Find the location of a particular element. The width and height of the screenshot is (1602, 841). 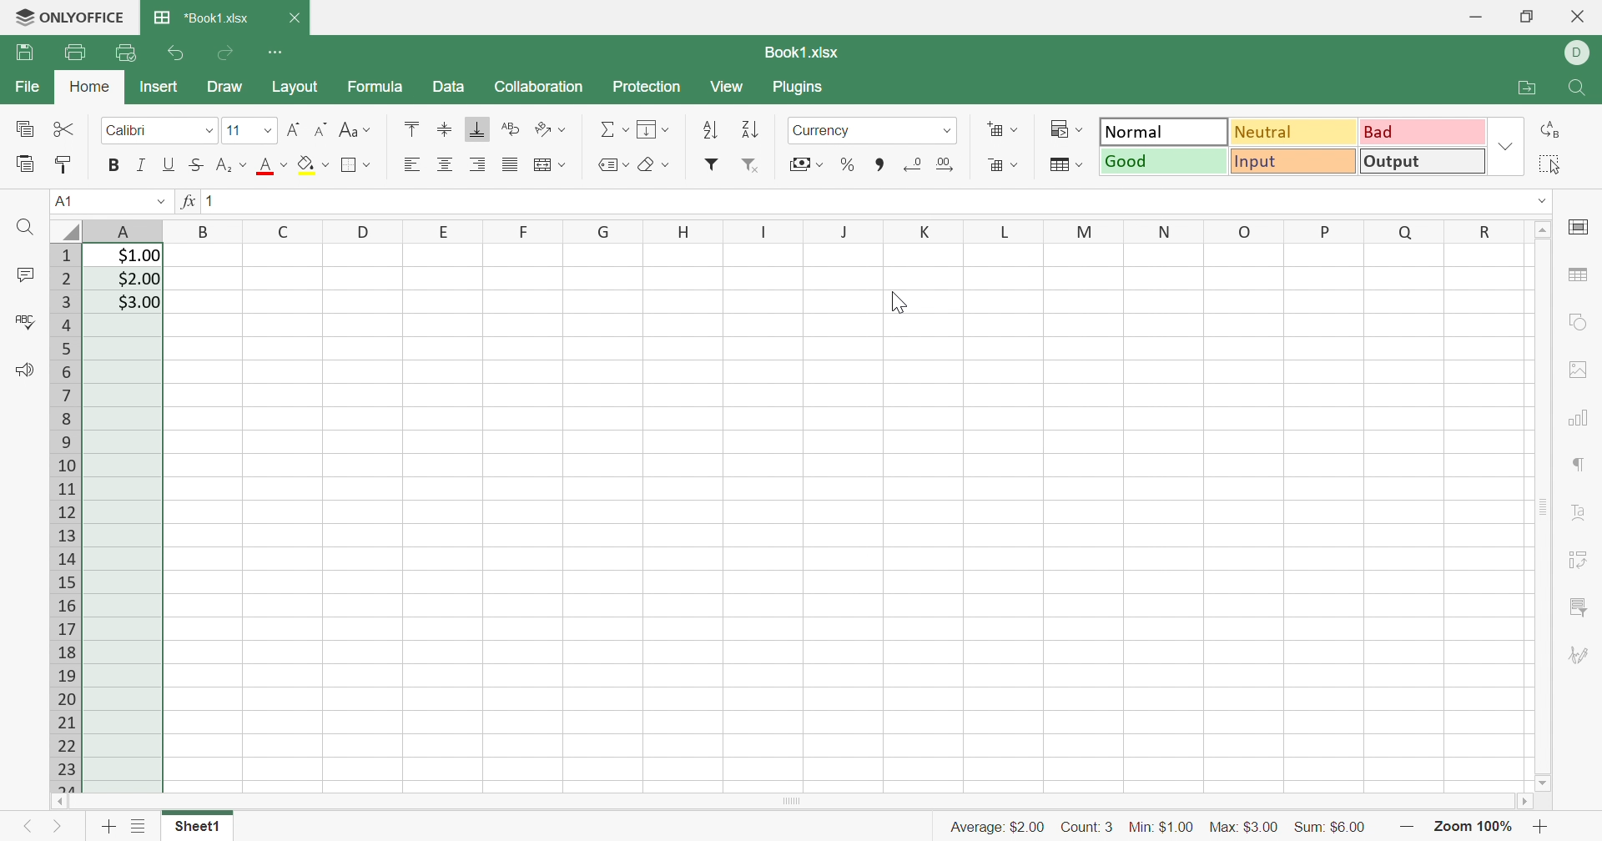

Find is located at coordinates (25, 227).